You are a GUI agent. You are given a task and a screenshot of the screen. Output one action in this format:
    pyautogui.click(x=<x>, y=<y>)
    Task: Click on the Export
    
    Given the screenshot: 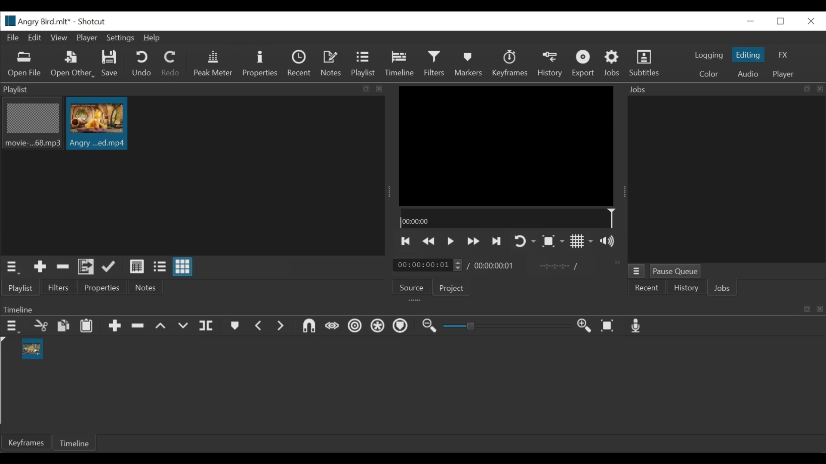 What is the action you would take?
    pyautogui.click(x=583, y=64)
    